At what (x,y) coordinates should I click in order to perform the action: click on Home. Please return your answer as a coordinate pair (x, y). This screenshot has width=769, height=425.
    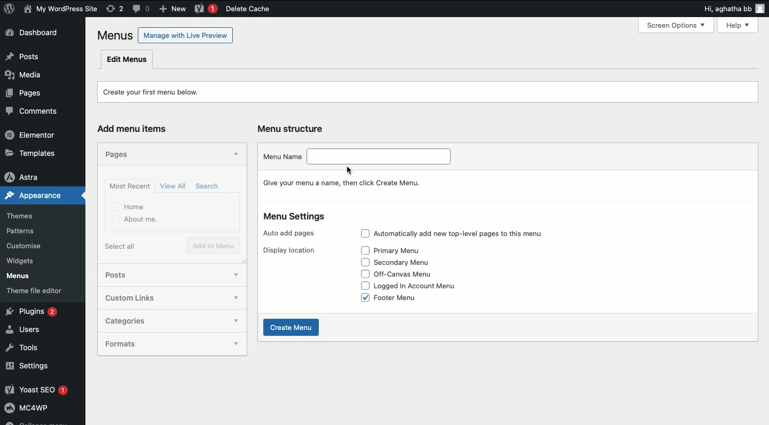
    Looking at the image, I should click on (128, 206).